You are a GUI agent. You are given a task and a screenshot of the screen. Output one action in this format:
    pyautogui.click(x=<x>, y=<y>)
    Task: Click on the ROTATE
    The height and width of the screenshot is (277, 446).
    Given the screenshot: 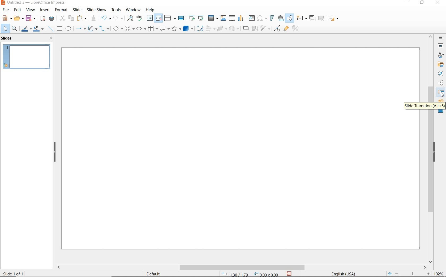 What is the action you would take?
    pyautogui.click(x=200, y=28)
    